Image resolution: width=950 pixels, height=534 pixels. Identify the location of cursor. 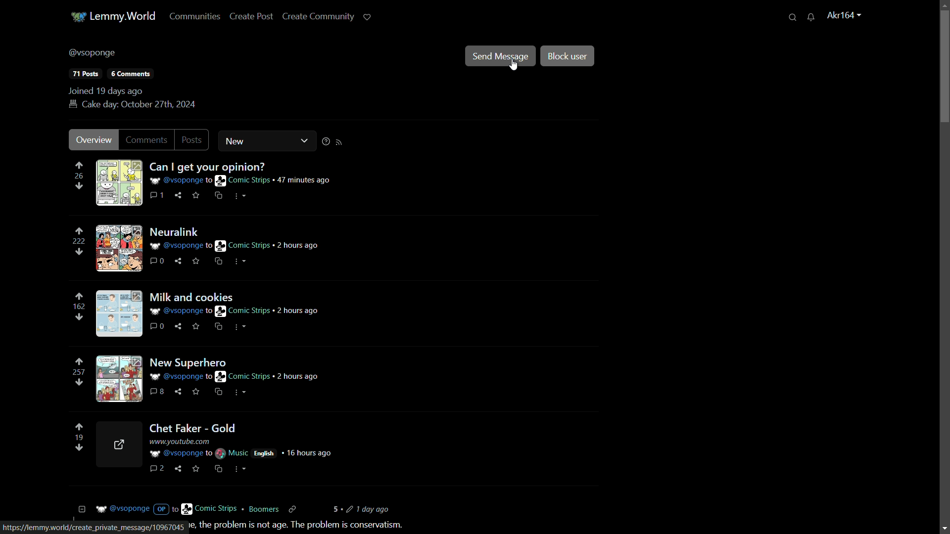
(513, 64).